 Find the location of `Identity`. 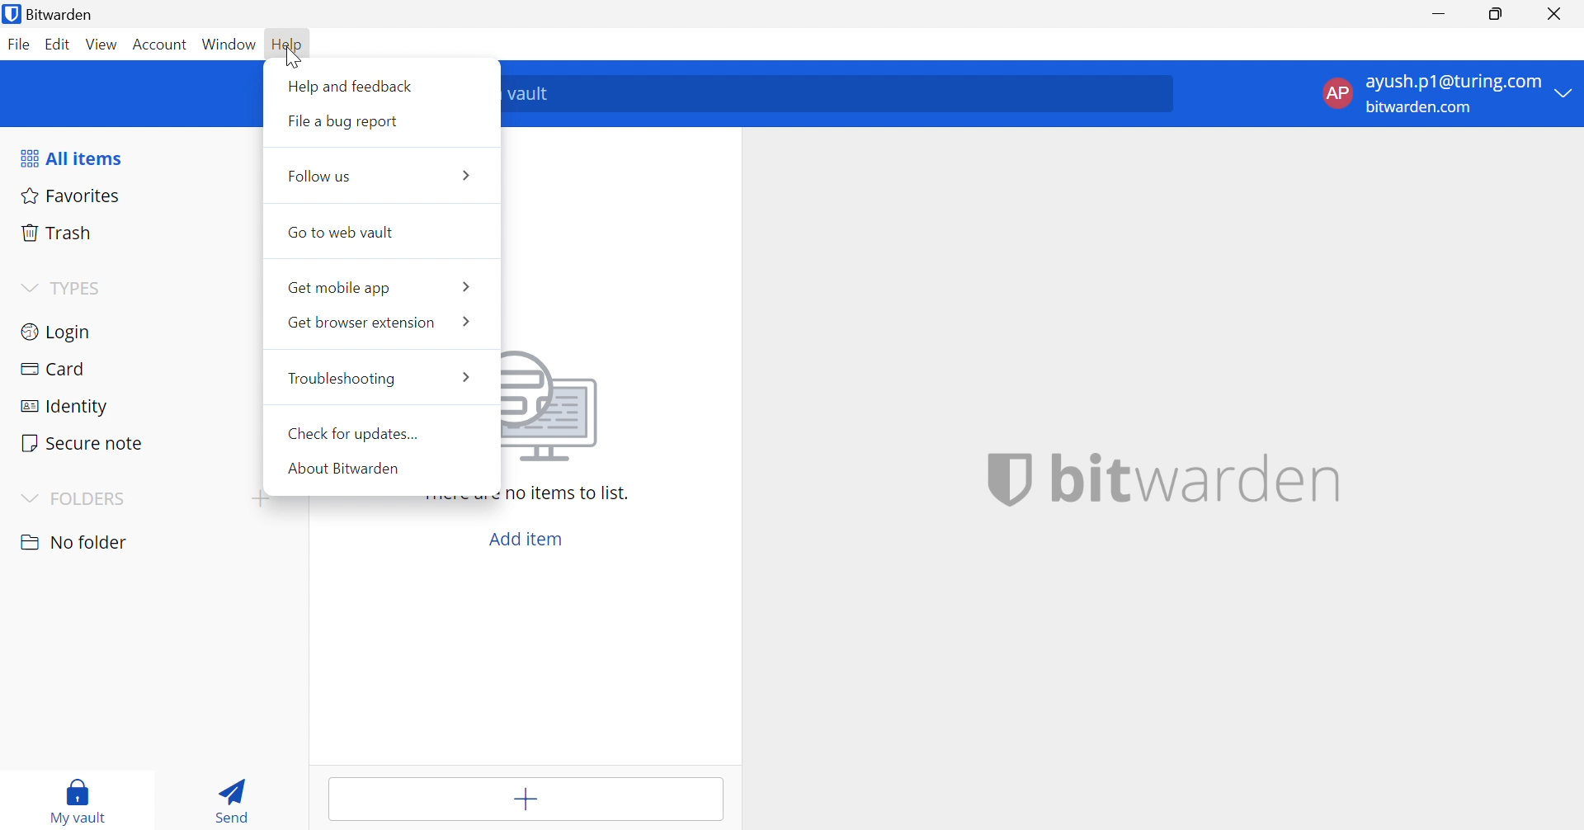

Identity is located at coordinates (134, 406).